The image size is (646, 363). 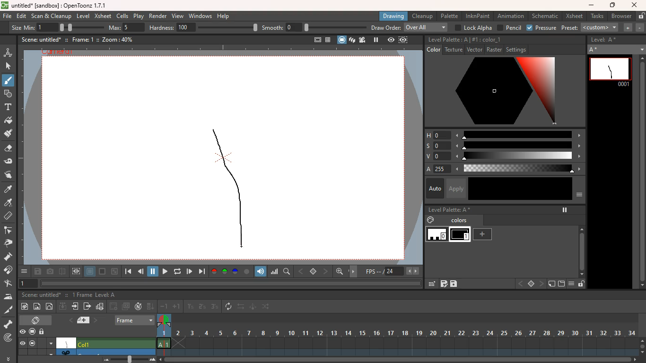 I want to click on raster, so click(x=494, y=50).